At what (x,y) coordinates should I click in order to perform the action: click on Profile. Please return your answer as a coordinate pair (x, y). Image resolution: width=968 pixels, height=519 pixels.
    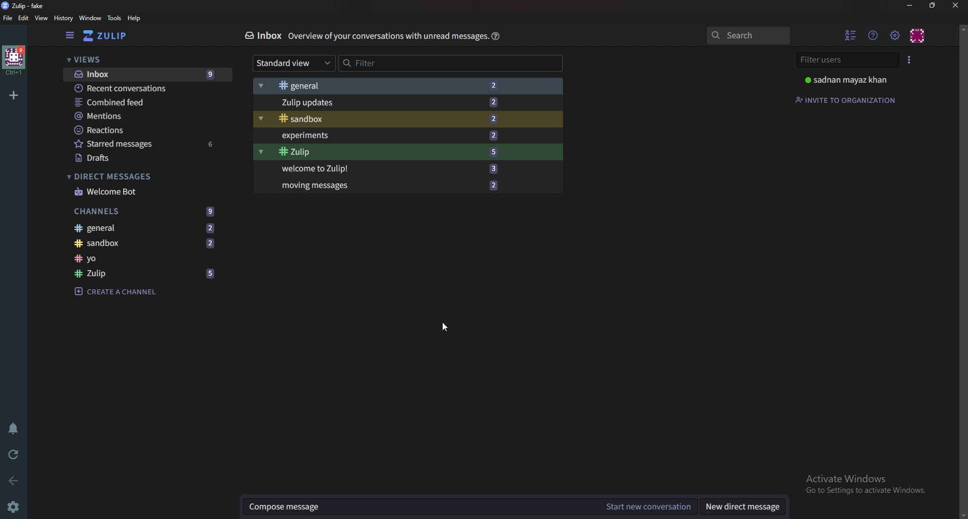
    Looking at the image, I should click on (853, 79).